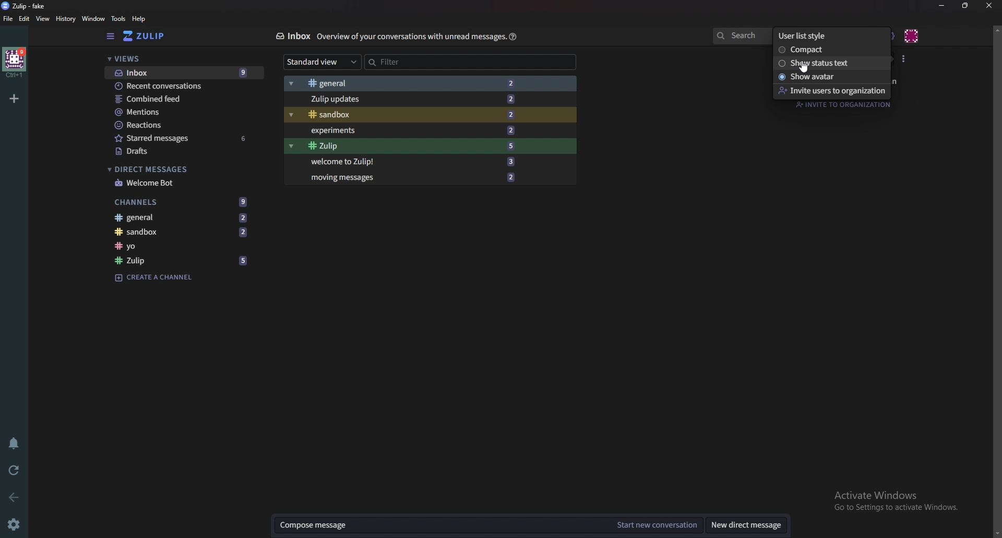  What do you see at coordinates (26, 19) in the screenshot?
I see `Edit` at bounding box center [26, 19].